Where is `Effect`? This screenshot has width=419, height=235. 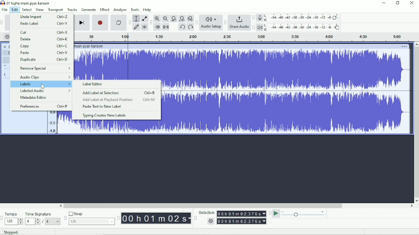 Effect is located at coordinates (105, 9).